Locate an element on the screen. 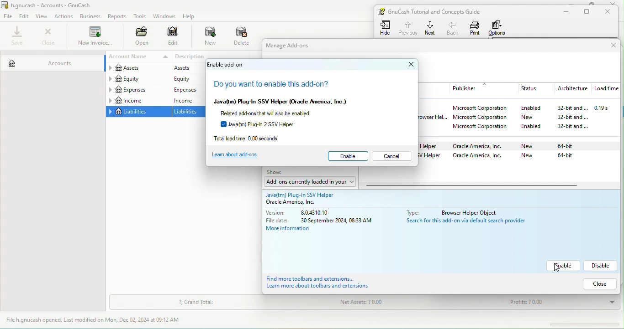 The height and width of the screenshot is (329, 624). view is located at coordinates (43, 16).